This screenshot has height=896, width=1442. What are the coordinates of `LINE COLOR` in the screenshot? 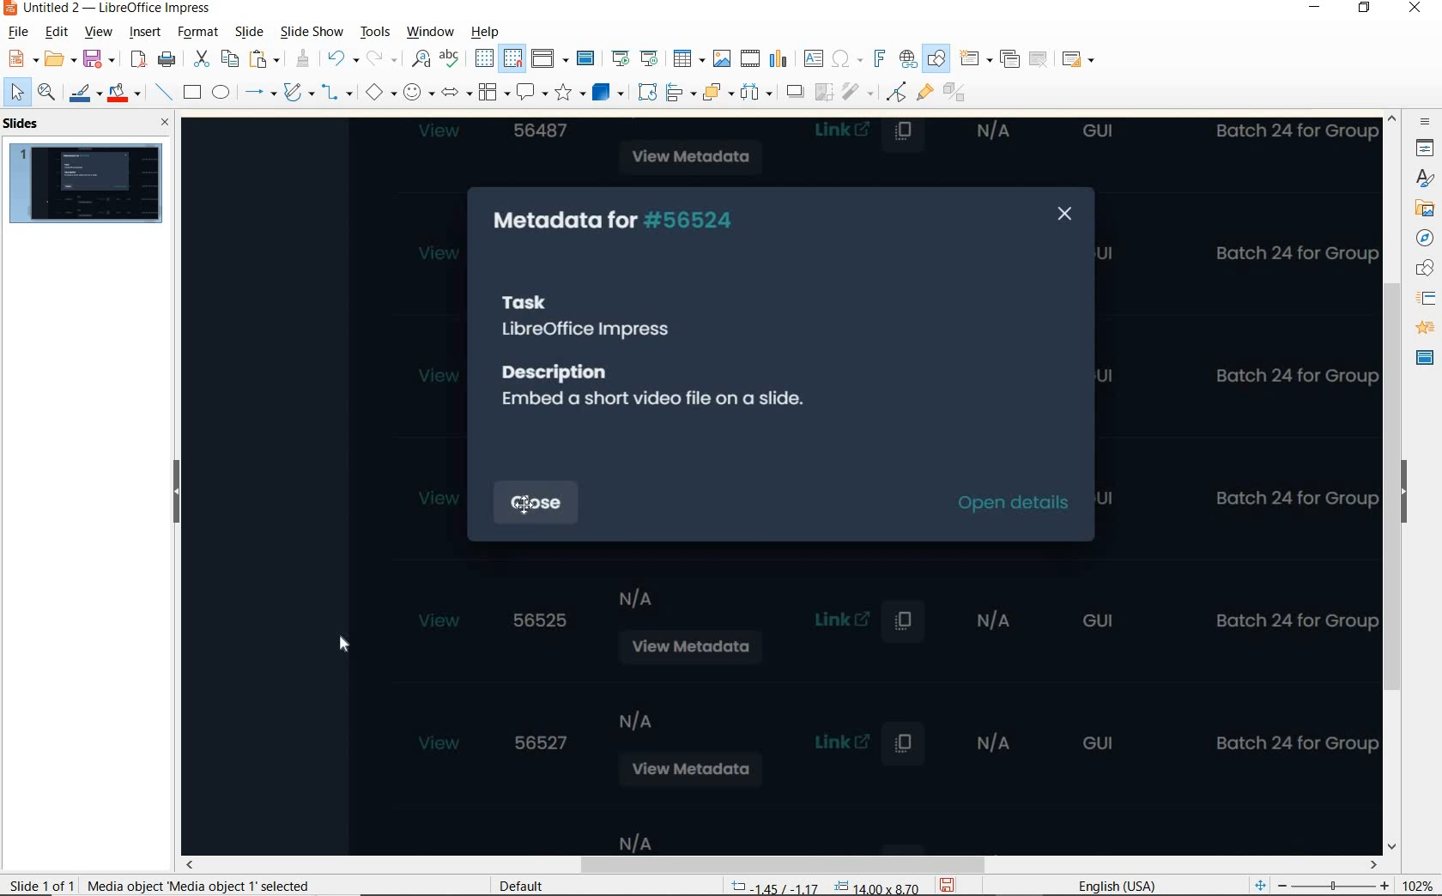 It's located at (83, 94).